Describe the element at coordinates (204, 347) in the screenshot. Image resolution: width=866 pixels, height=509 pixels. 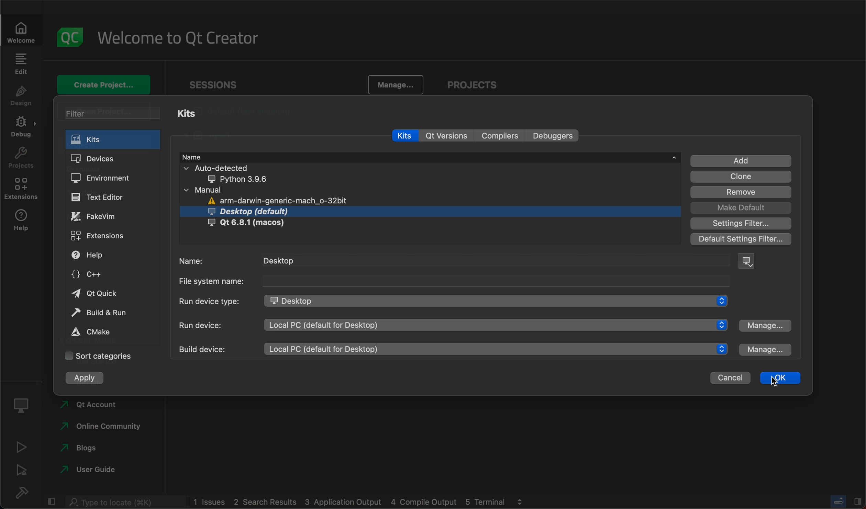
I see `build device:` at that location.